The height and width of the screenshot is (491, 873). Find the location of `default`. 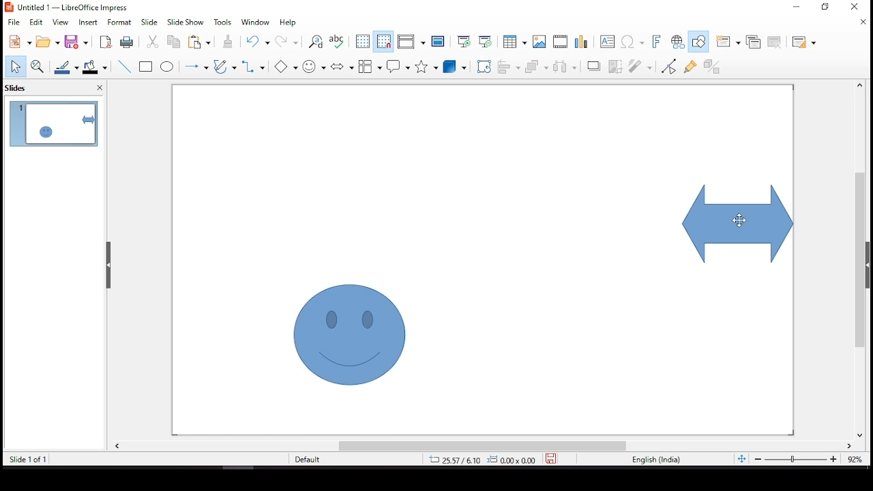

default is located at coordinates (319, 460).